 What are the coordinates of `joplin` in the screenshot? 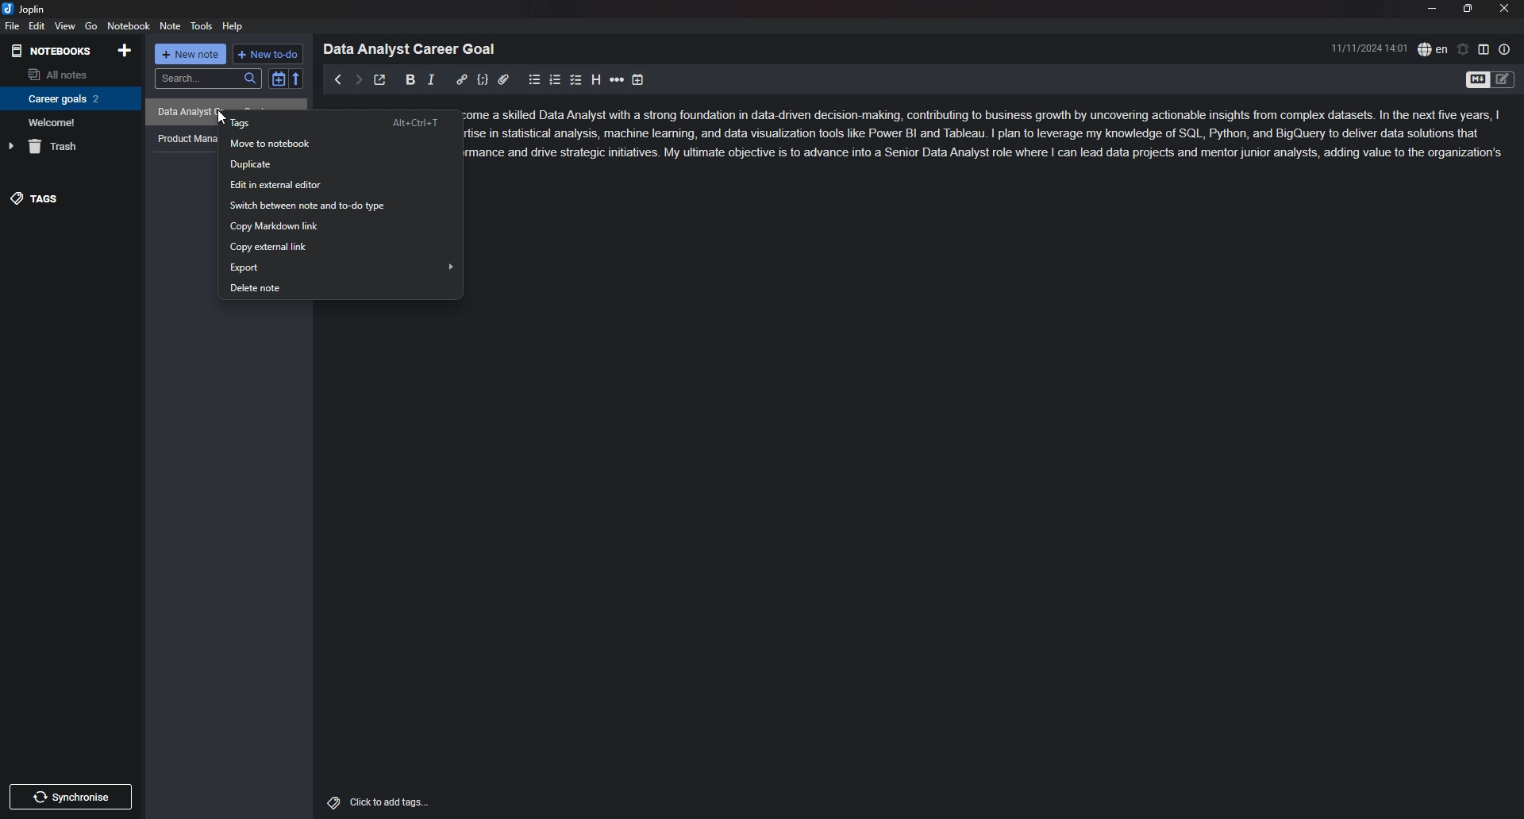 It's located at (25, 10).